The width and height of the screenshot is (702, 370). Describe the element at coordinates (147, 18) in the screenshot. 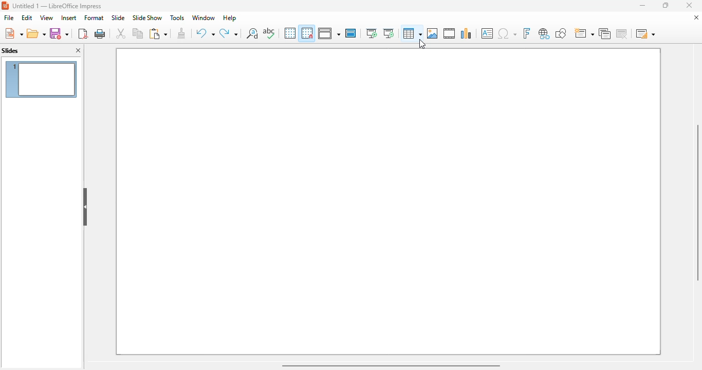

I see `slide show` at that location.